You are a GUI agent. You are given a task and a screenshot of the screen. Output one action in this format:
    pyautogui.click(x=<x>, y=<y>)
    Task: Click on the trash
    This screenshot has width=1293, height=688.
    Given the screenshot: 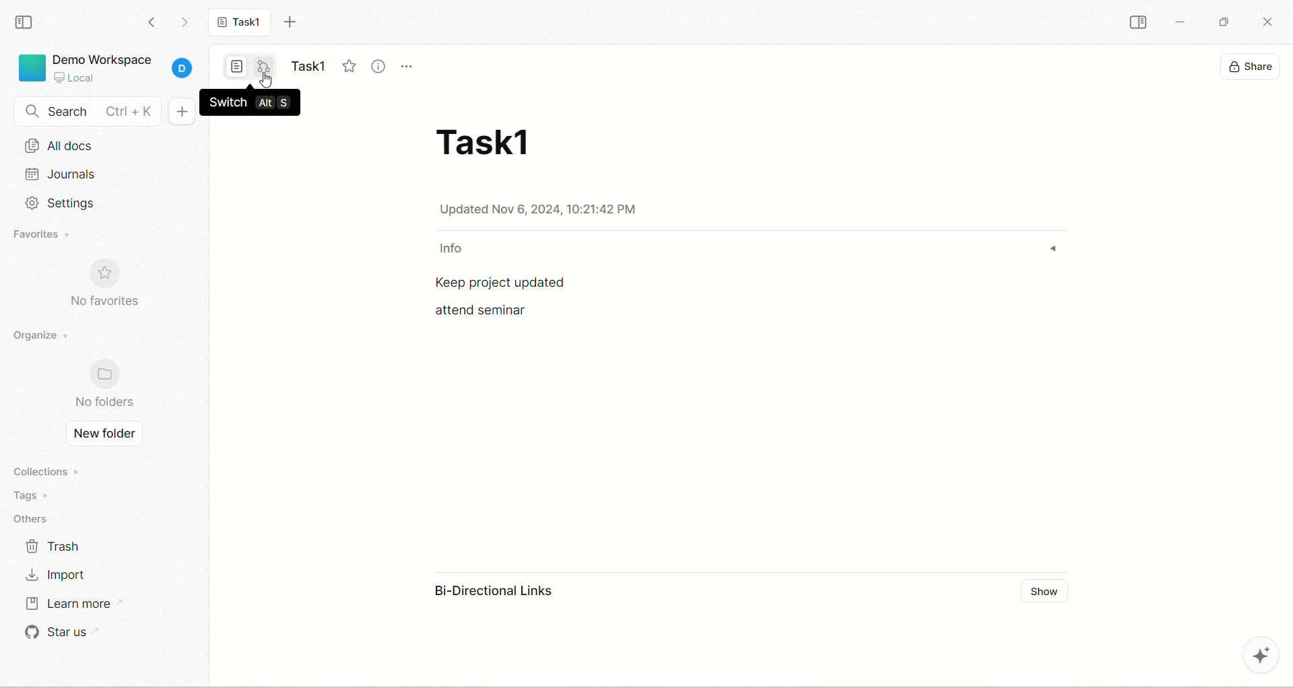 What is the action you would take?
    pyautogui.click(x=55, y=545)
    